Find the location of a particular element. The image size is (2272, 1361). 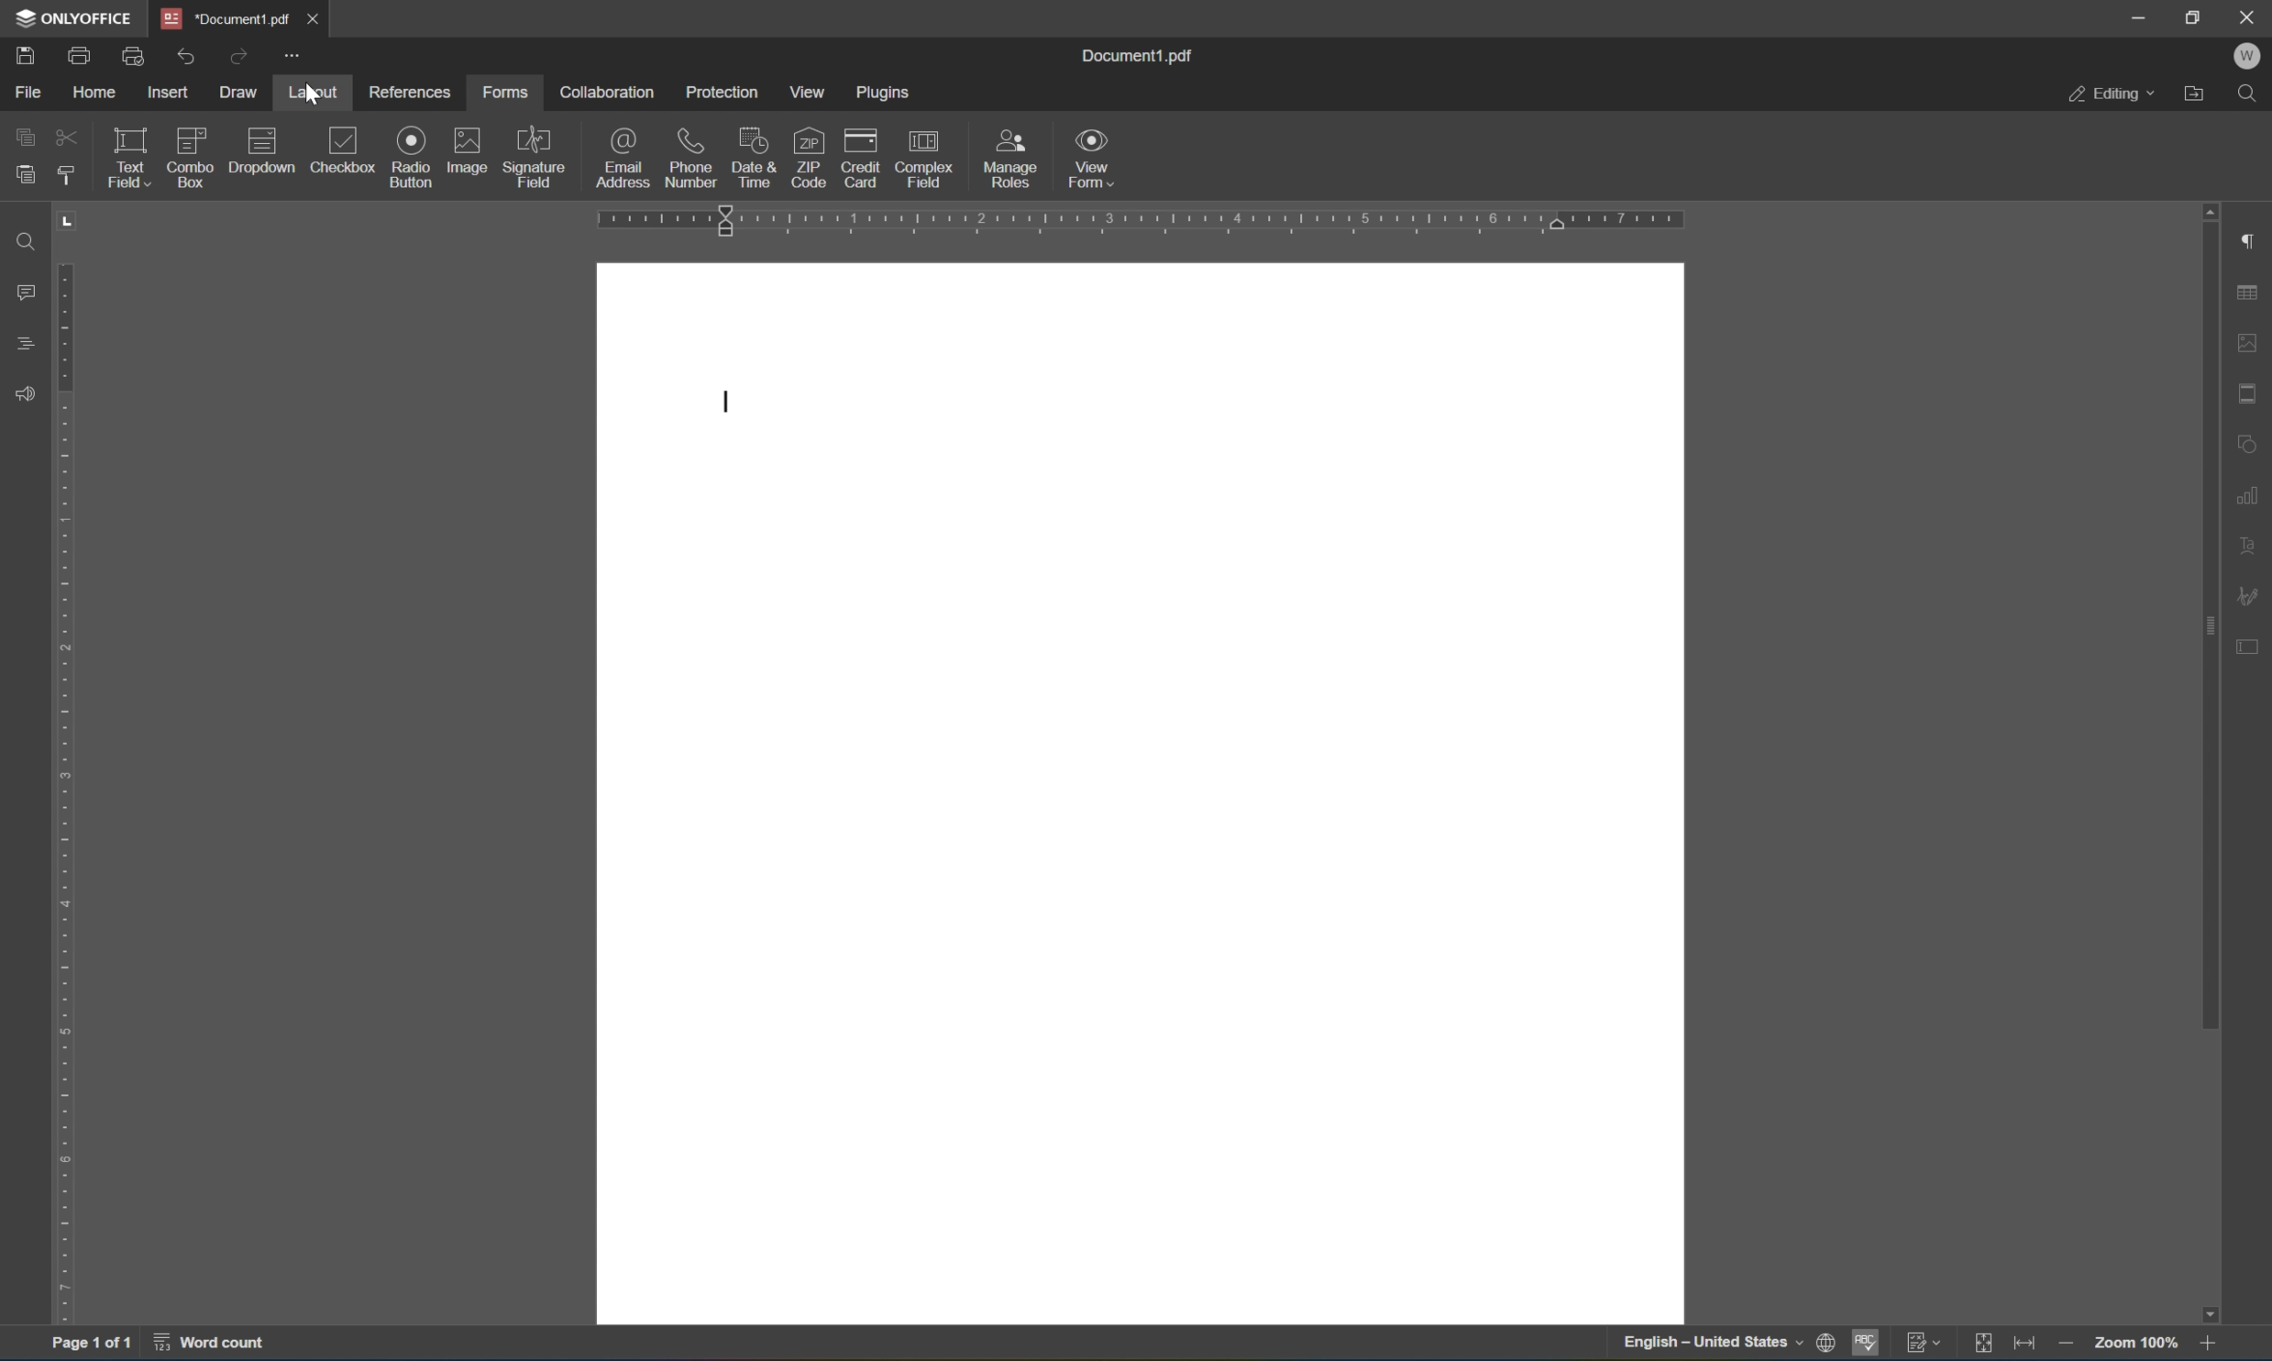

paragraph settings is located at coordinates (2252, 240).